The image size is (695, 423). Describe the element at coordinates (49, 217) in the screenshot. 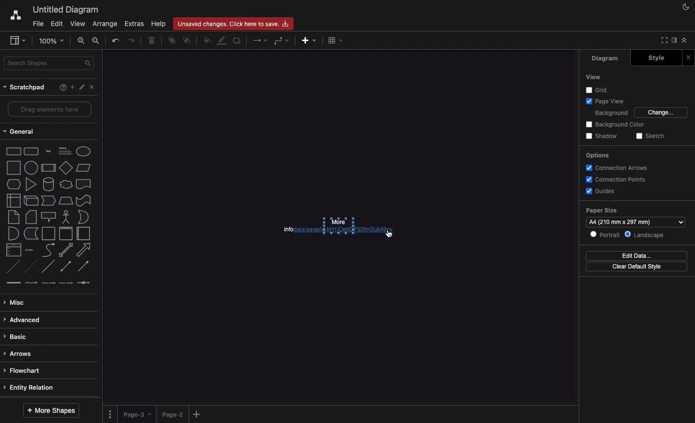

I see `callout` at that location.